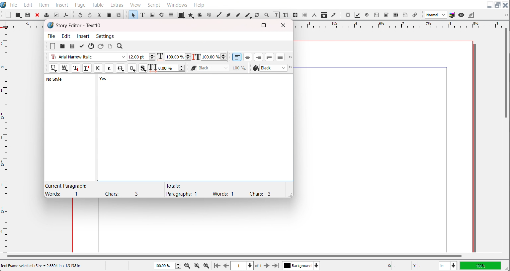 This screenshot has width=510, height=271. I want to click on Measurements in inches, so click(448, 266).